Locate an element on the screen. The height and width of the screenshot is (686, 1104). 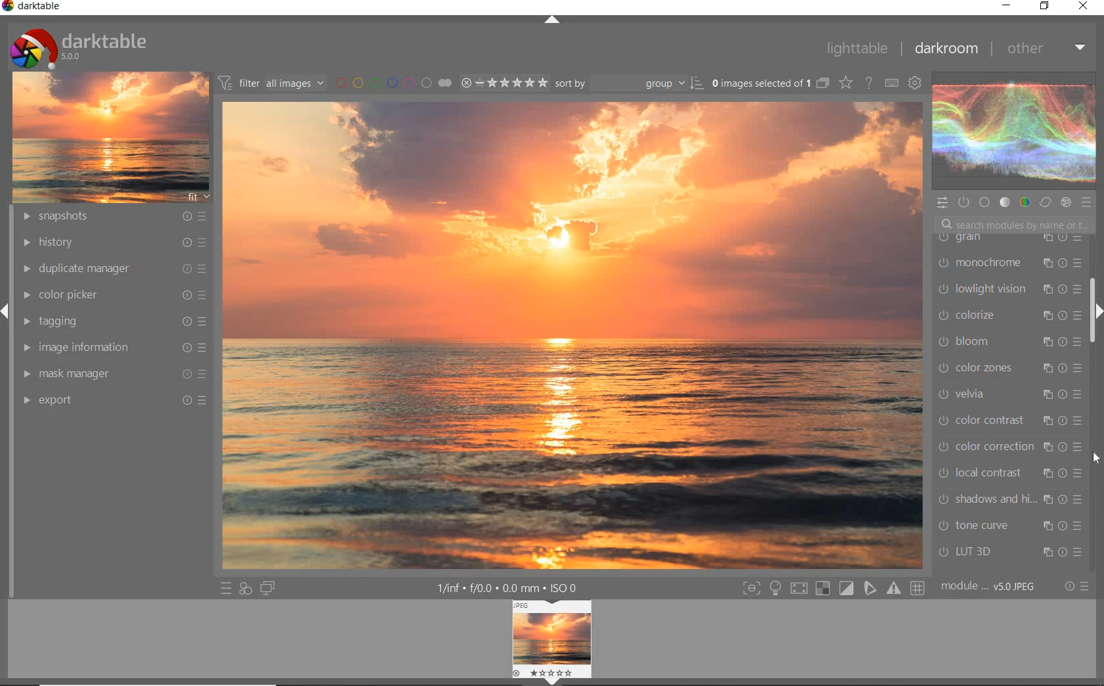
color zones is located at coordinates (1007, 369).